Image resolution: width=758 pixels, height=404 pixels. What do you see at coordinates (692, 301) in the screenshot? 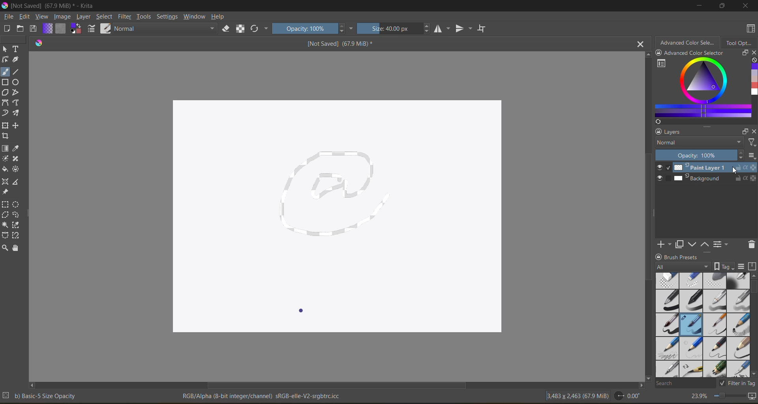
I see `black pen` at bounding box center [692, 301].